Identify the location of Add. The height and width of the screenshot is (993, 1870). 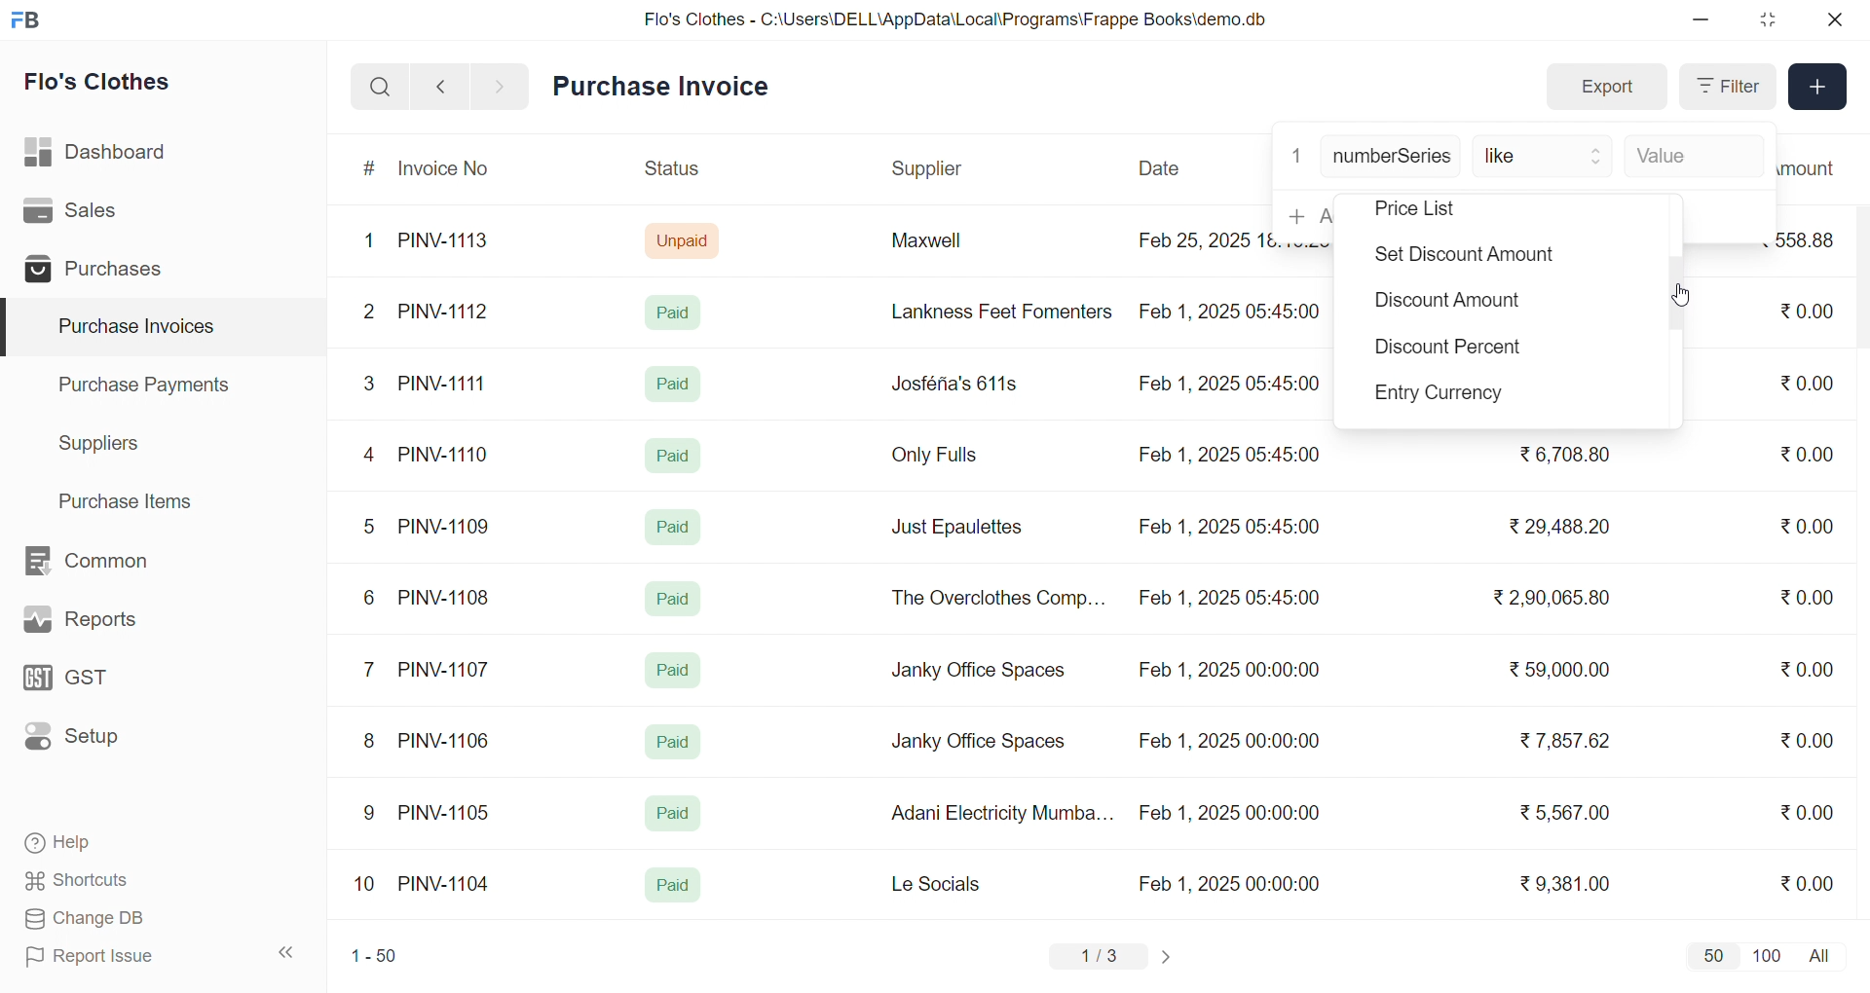
(1818, 88).